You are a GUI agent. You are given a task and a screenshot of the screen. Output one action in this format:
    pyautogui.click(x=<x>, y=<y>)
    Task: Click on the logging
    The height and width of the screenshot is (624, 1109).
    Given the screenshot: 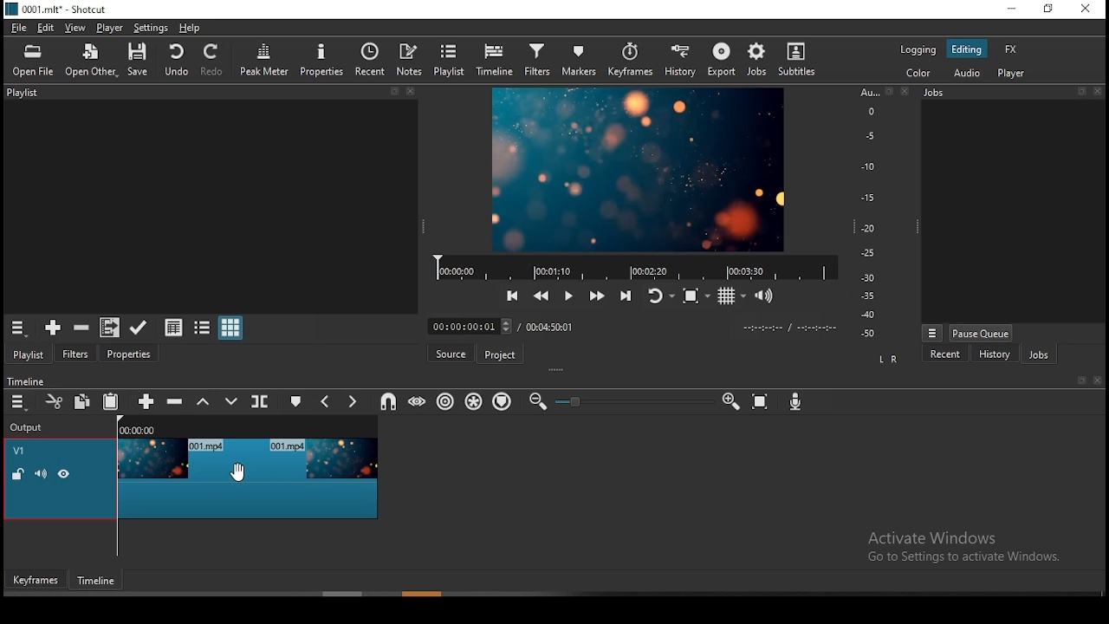 What is the action you would take?
    pyautogui.click(x=915, y=50)
    